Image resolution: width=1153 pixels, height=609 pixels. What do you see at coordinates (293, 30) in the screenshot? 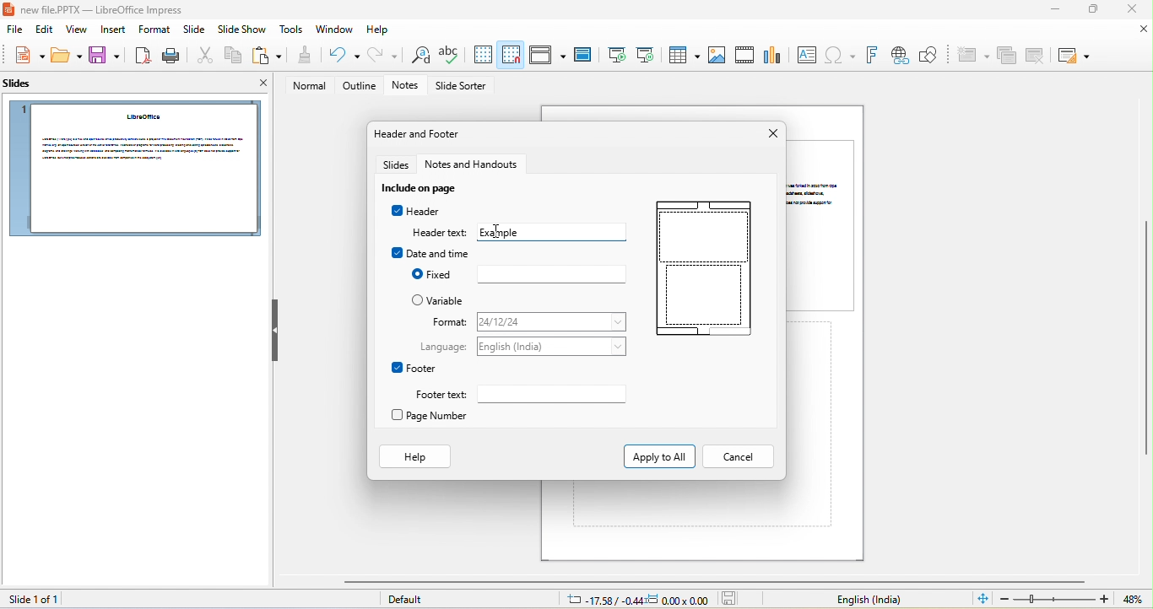
I see `tools` at bounding box center [293, 30].